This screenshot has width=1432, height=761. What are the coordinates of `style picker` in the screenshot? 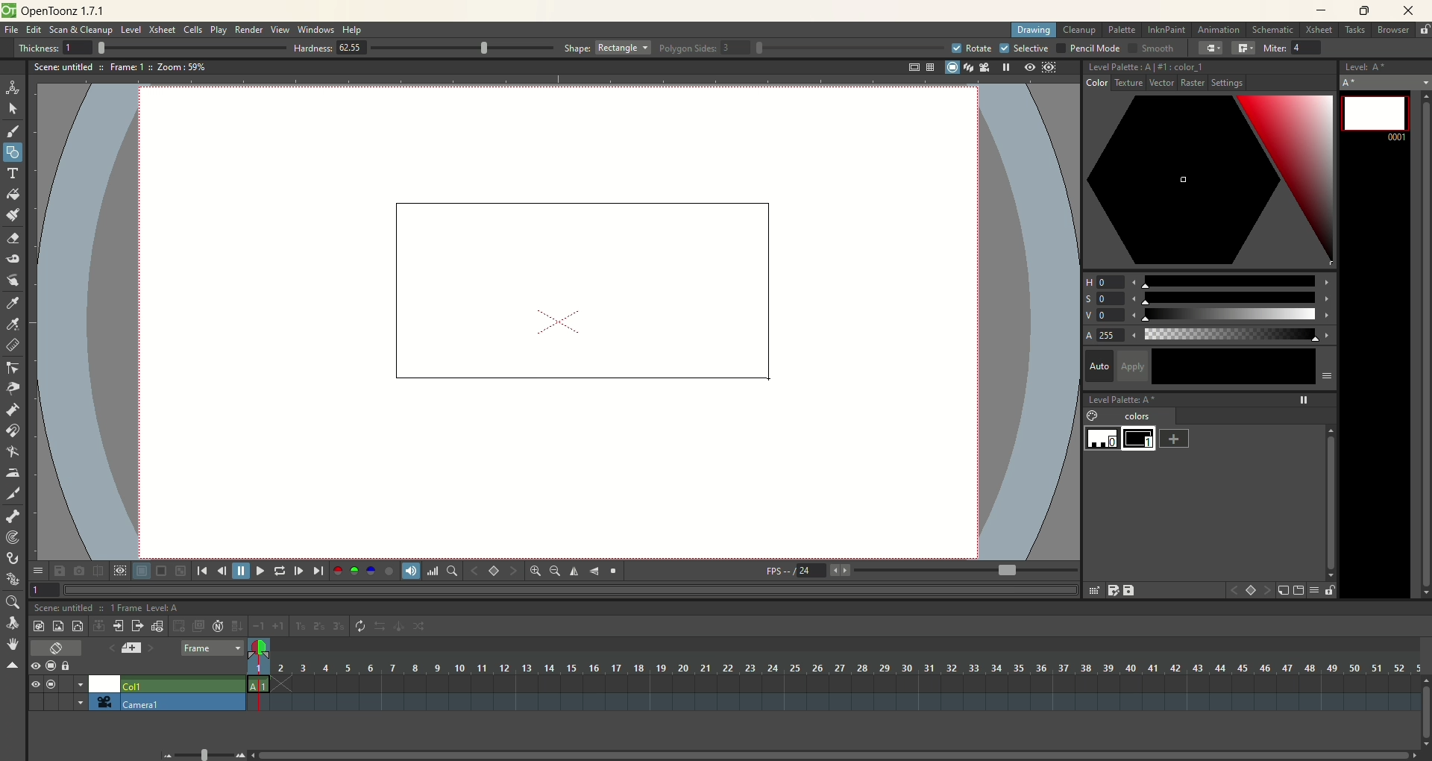 It's located at (16, 303).